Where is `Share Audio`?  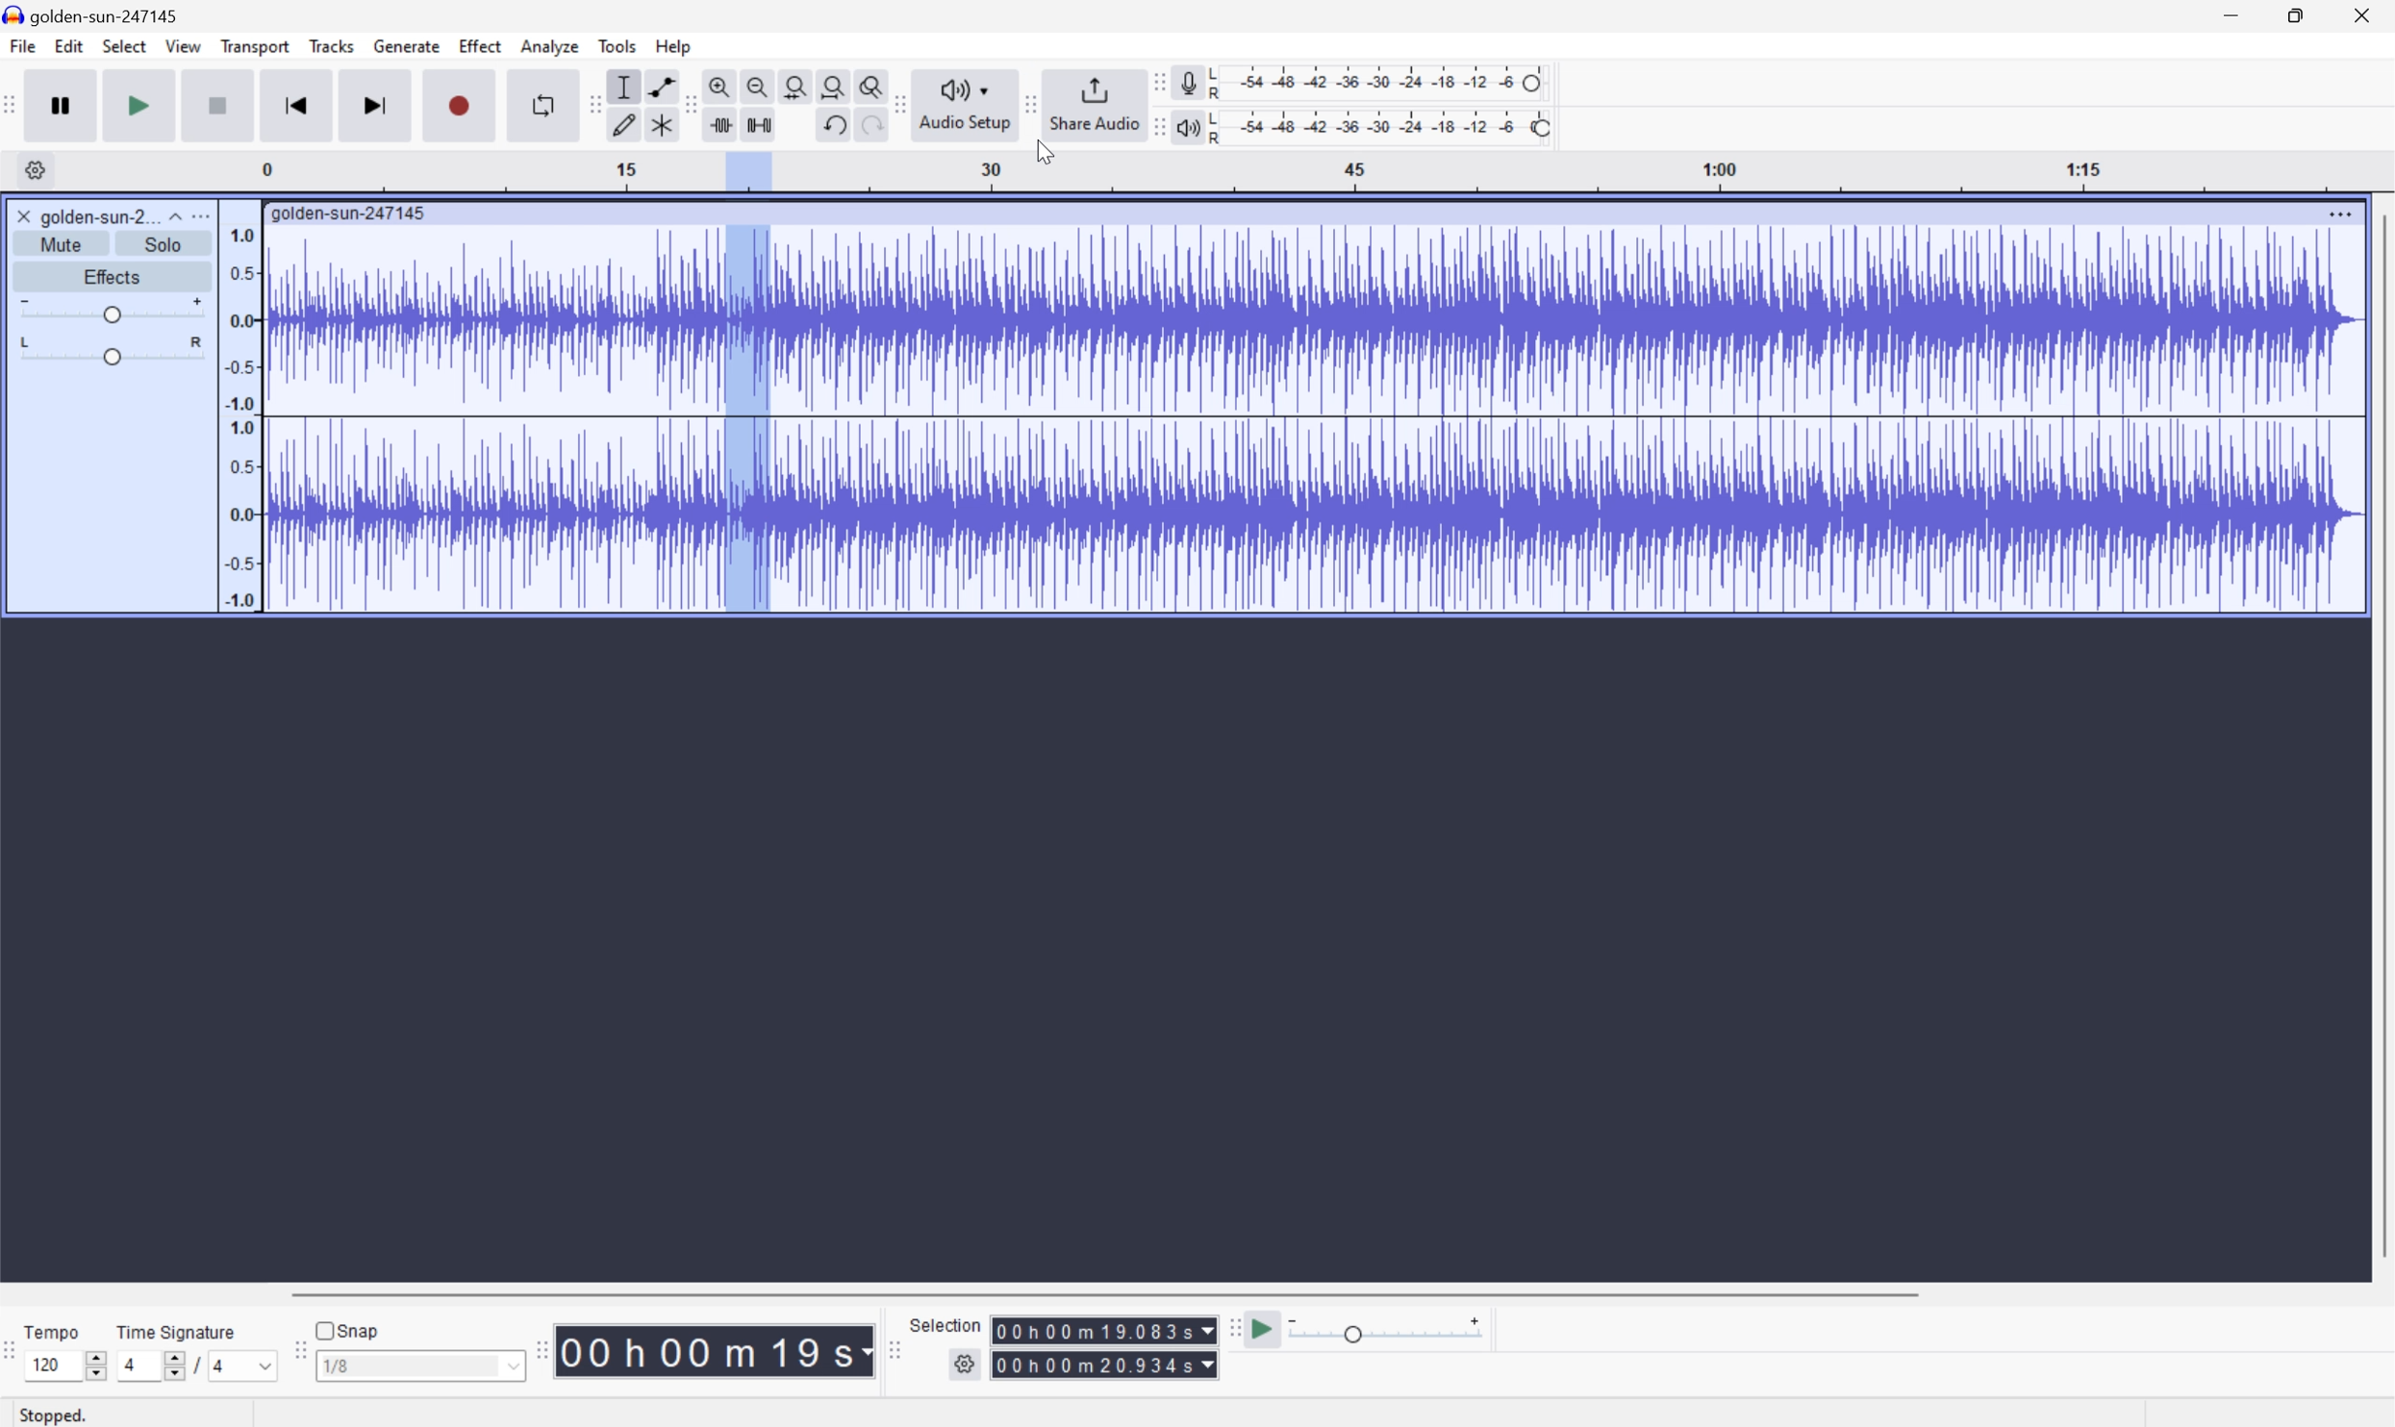 Share Audio is located at coordinates (1090, 103).